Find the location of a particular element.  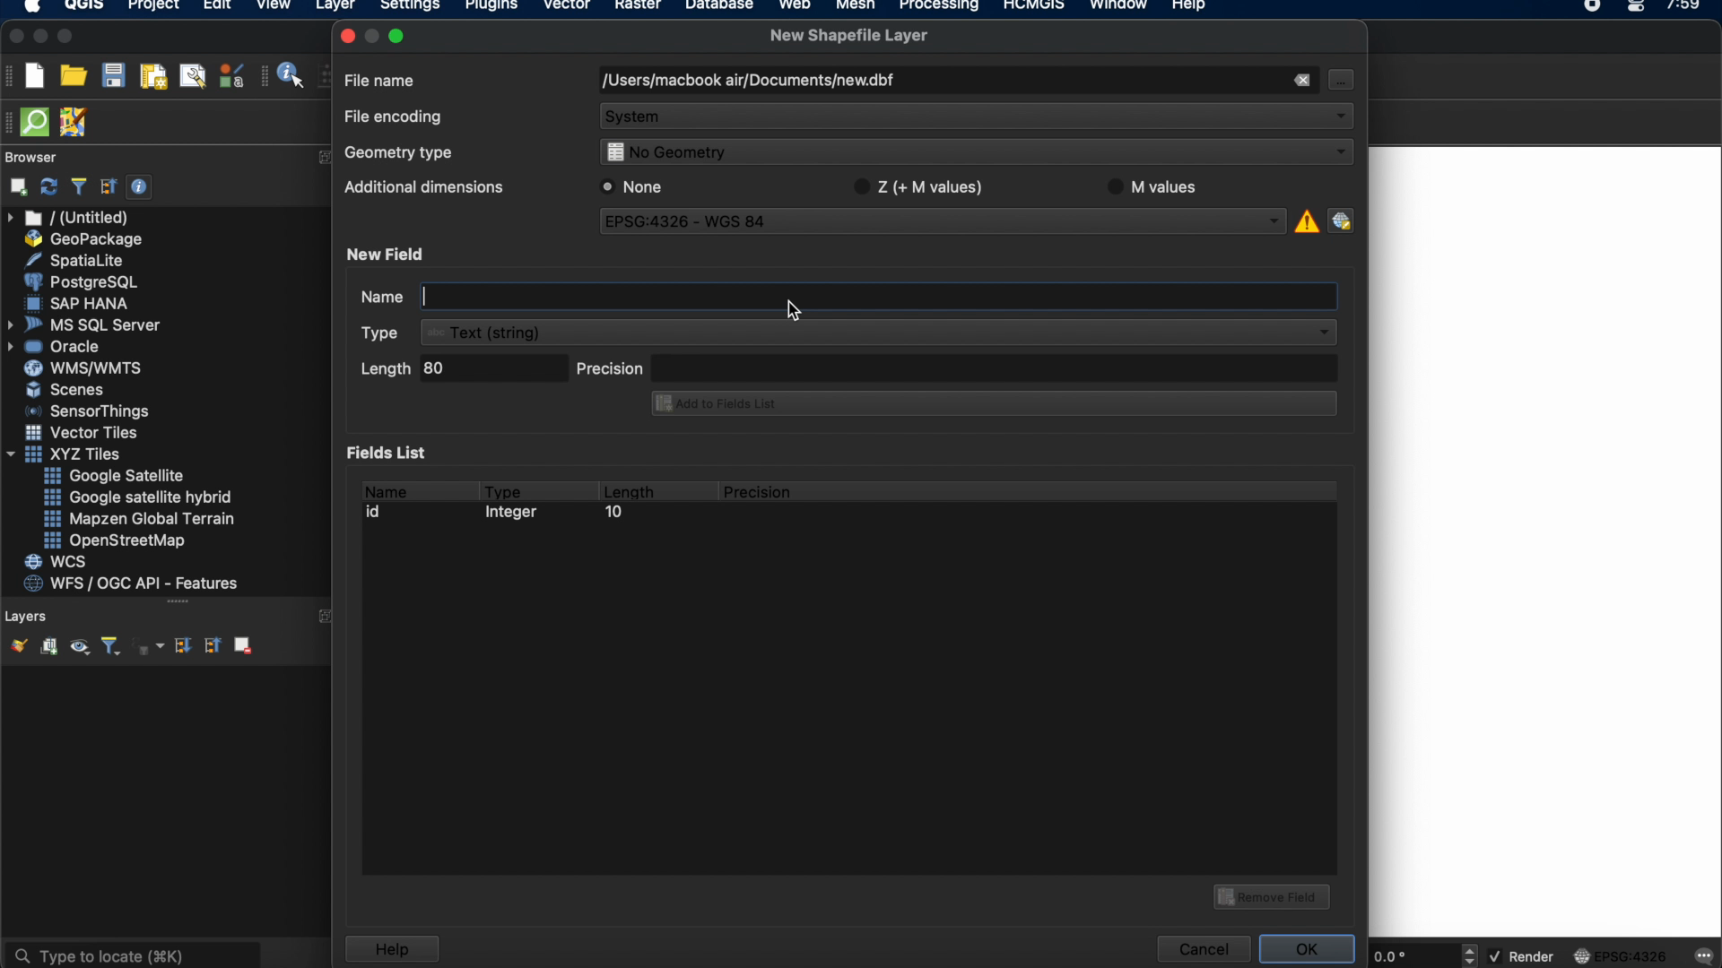

mapzen global terrain is located at coordinates (140, 519).